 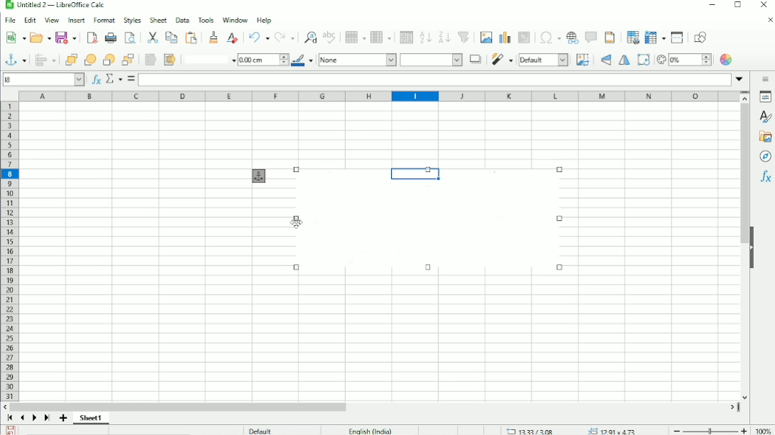 What do you see at coordinates (766, 79) in the screenshot?
I see `Sidebar settings` at bounding box center [766, 79].